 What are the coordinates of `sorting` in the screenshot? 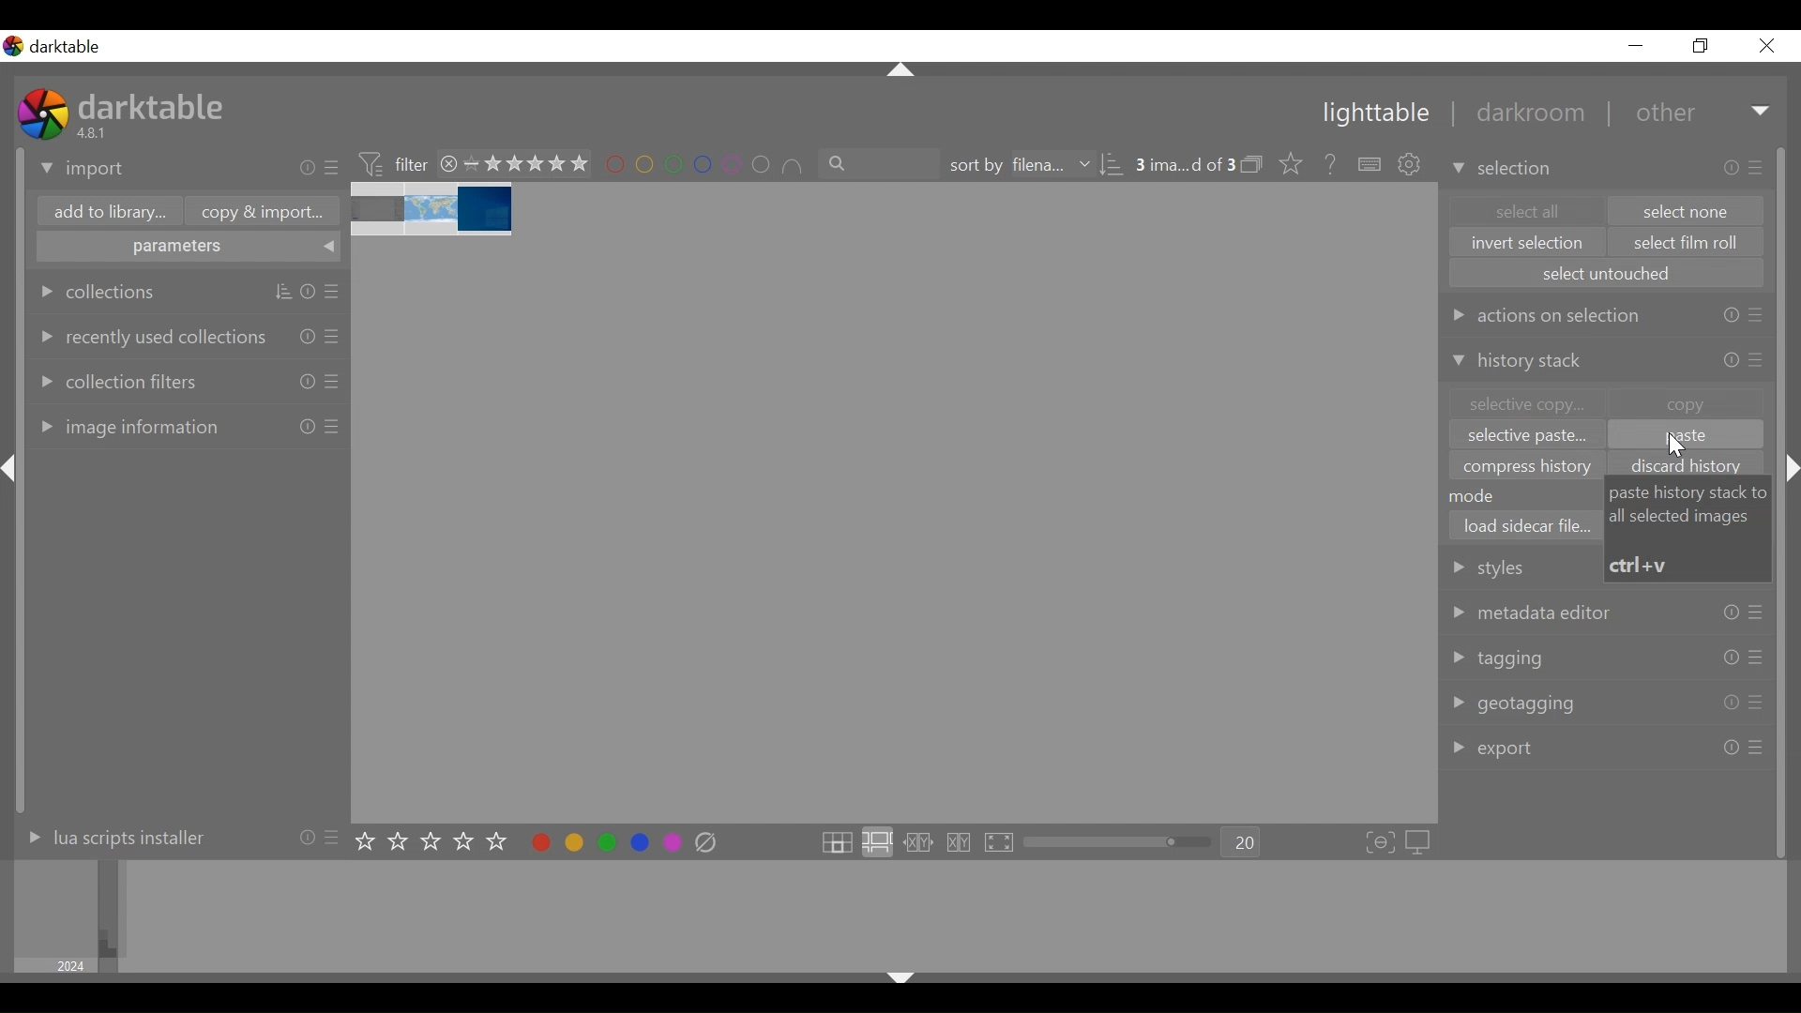 It's located at (1112, 165).